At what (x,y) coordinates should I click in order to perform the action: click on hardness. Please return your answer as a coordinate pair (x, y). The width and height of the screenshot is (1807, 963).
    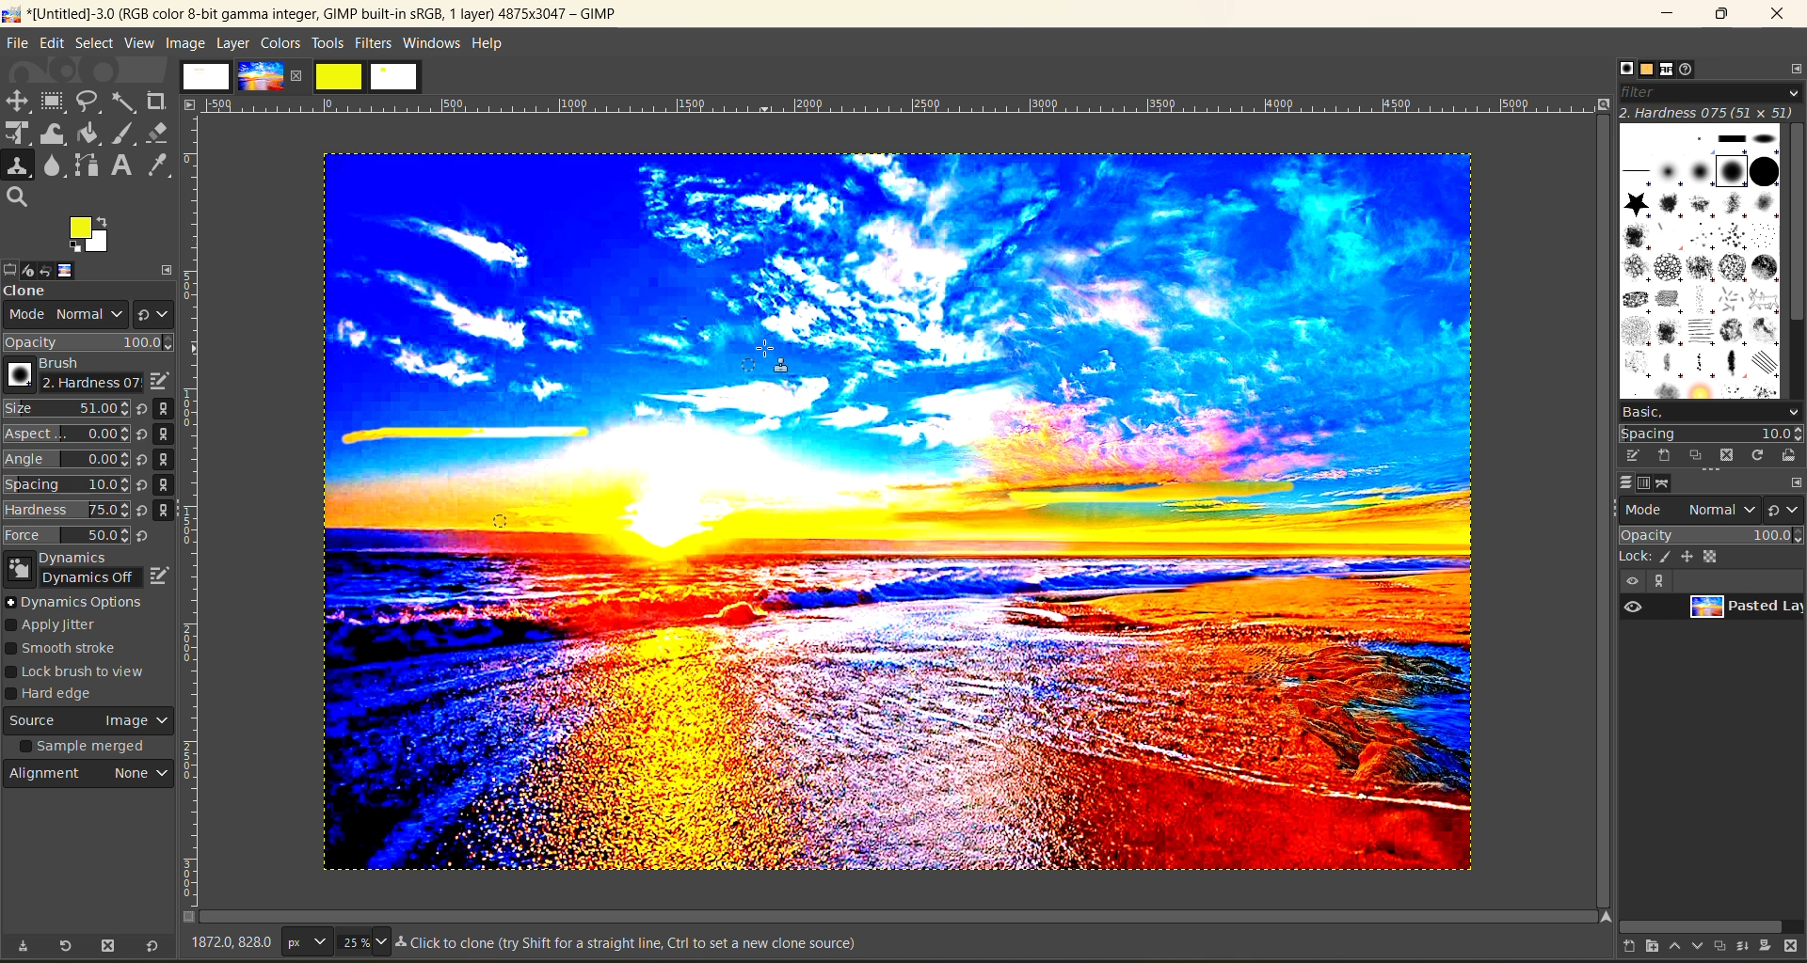
    Looking at the image, I should click on (1707, 112).